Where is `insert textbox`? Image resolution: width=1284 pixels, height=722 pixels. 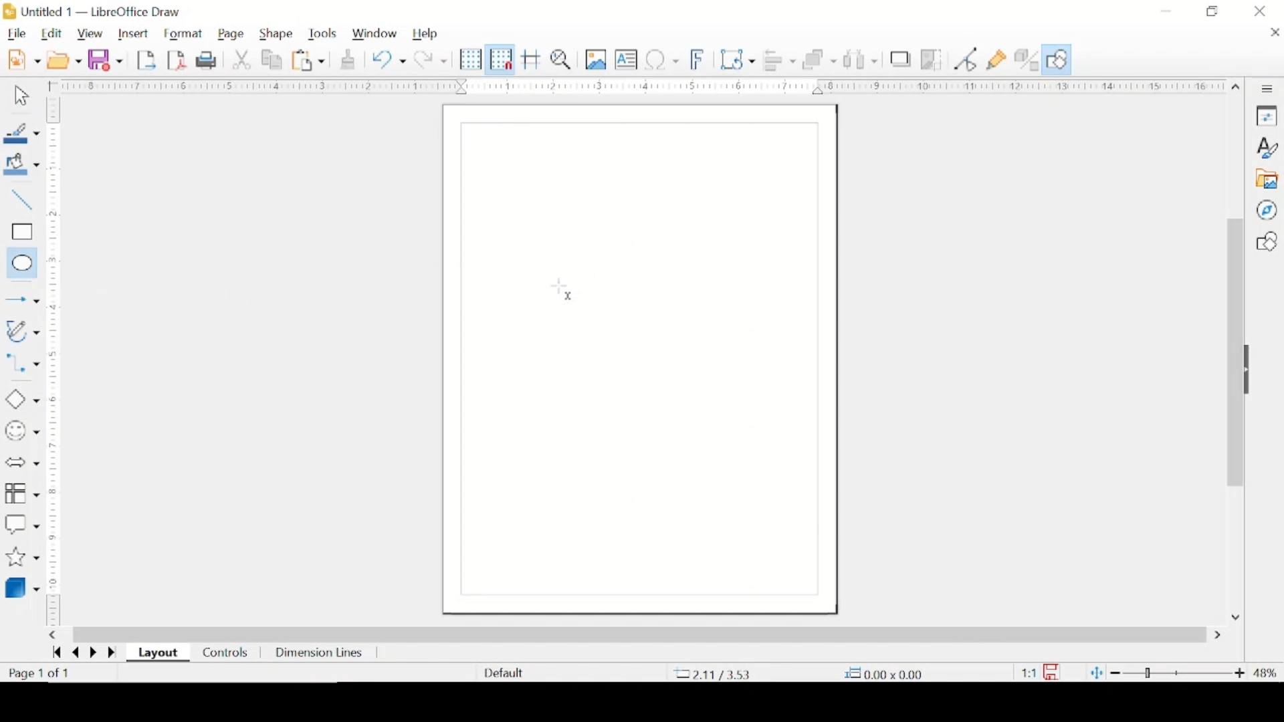 insert textbox is located at coordinates (627, 60).